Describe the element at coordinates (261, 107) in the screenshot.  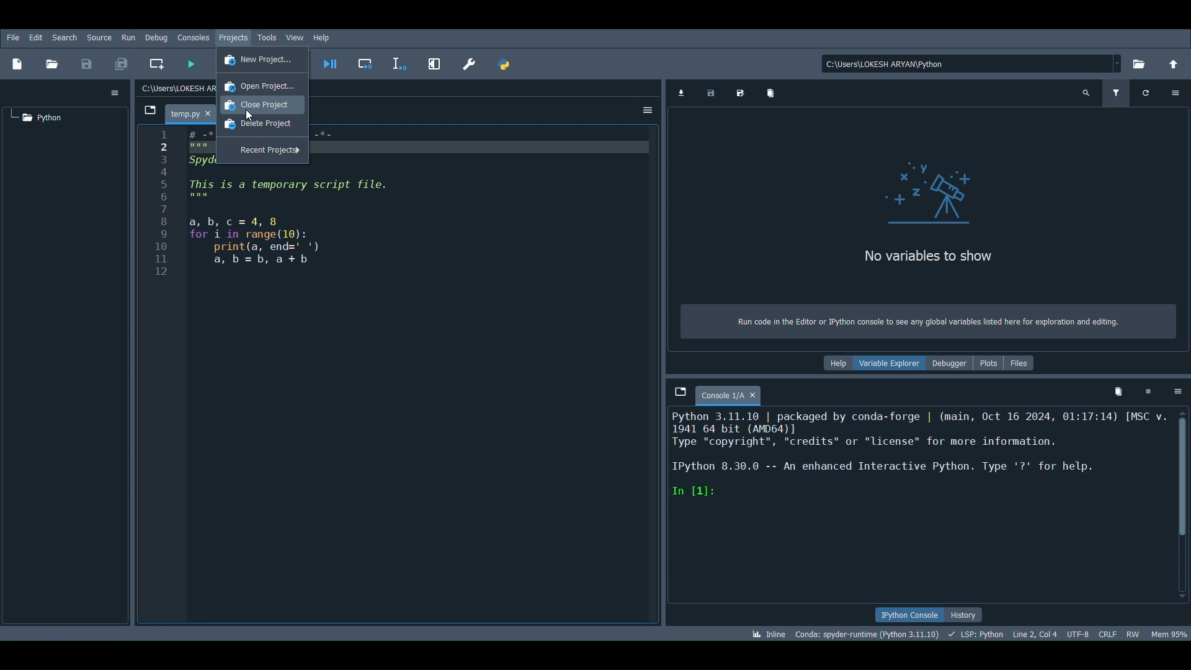
I see `Close project` at that location.